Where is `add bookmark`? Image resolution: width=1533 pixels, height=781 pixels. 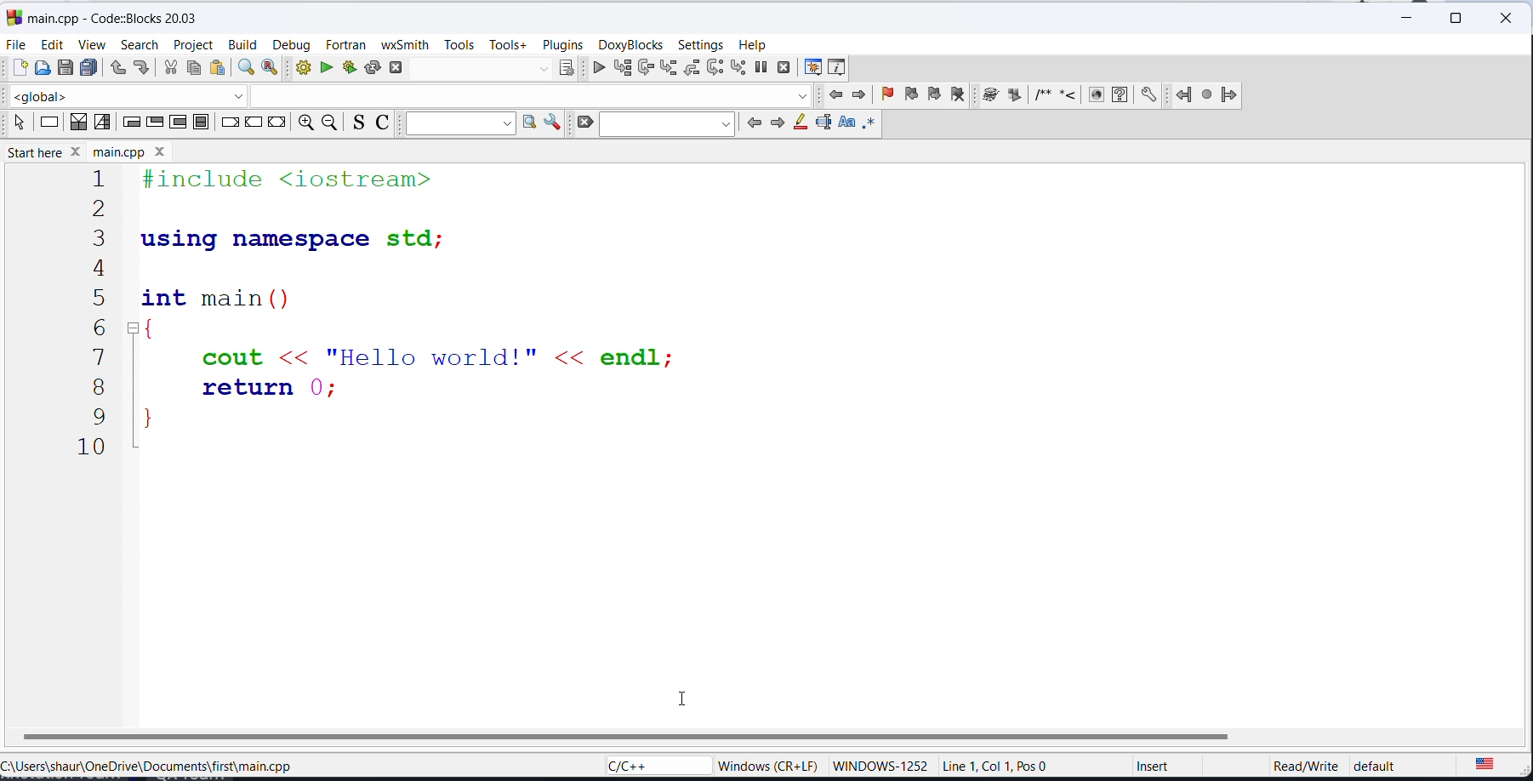
add bookmark is located at coordinates (886, 95).